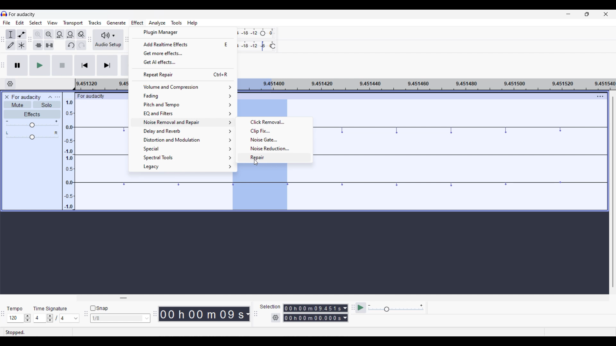 The width and height of the screenshot is (616, 346). I want to click on Recoring level, so click(257, 33).